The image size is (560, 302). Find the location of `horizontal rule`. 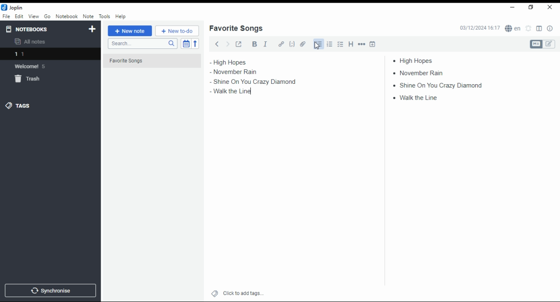

horizontal rule is located at coordinates (362, 44).